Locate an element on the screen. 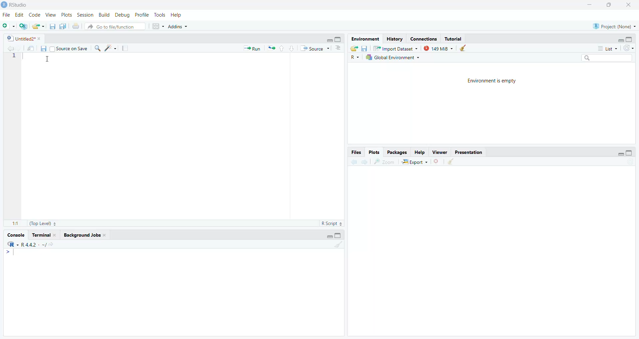 The width and height of the screenshot is (639, 339). R is located at coordinates (356, 57).